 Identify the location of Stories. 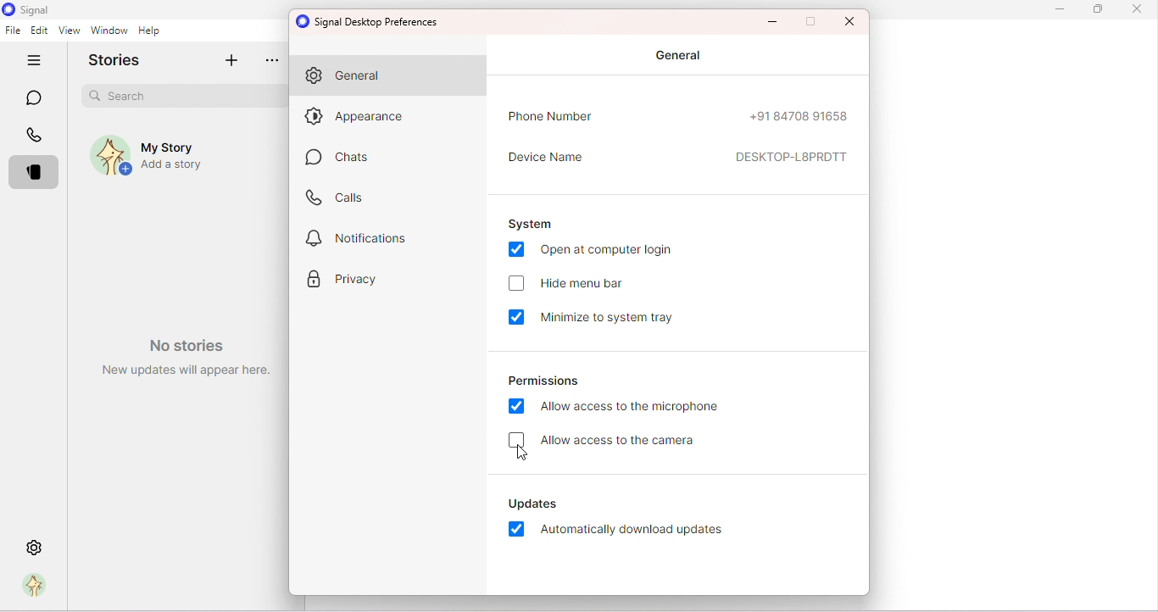
(126, 60).